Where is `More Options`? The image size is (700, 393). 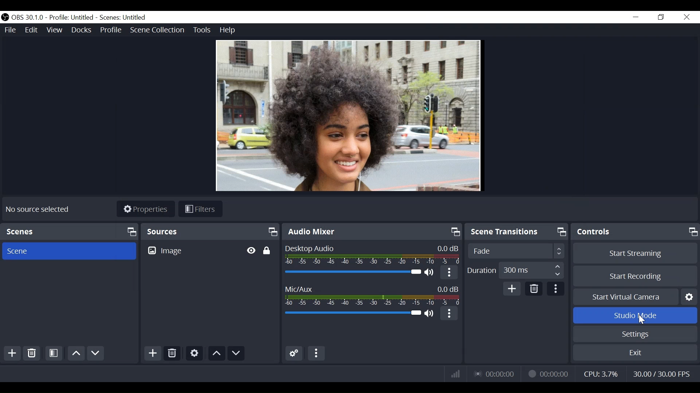 More Options is located at coordinates (555, 289).